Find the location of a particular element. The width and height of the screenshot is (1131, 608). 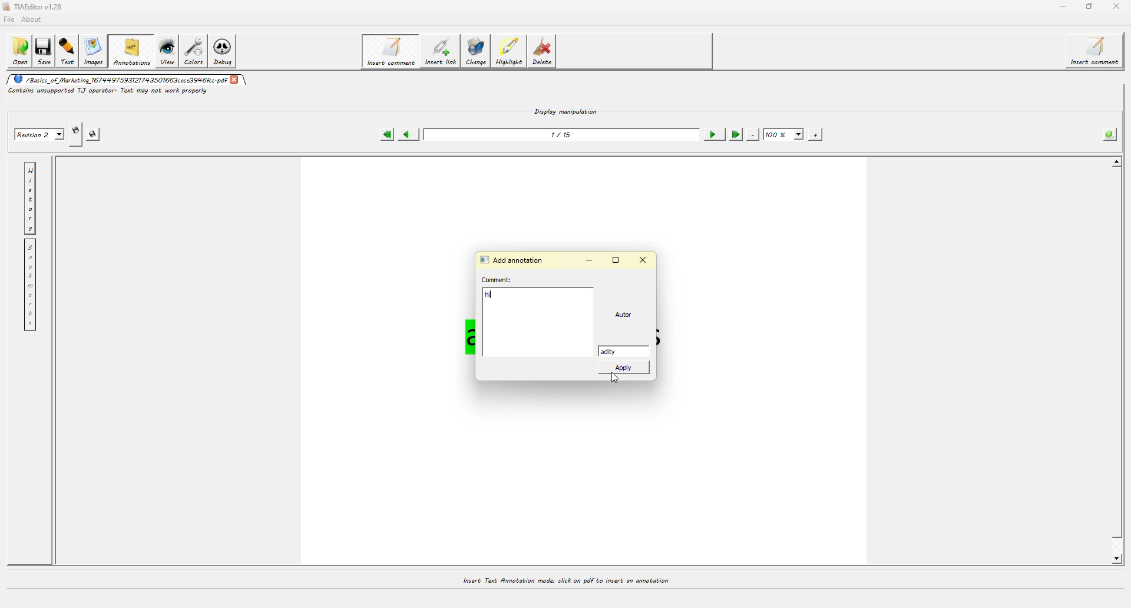

bookmarks is located at coordinates (29, 285).